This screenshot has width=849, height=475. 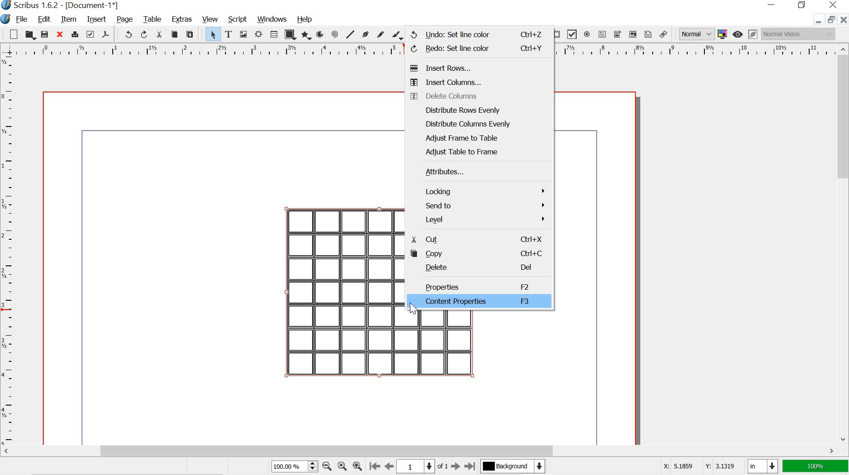 I want to click on table, so click(x=331, y=293).